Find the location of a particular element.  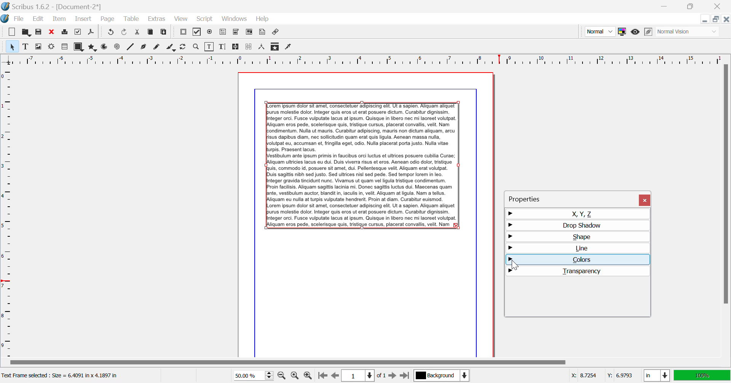

Extras is located at coordinates (156, 19).